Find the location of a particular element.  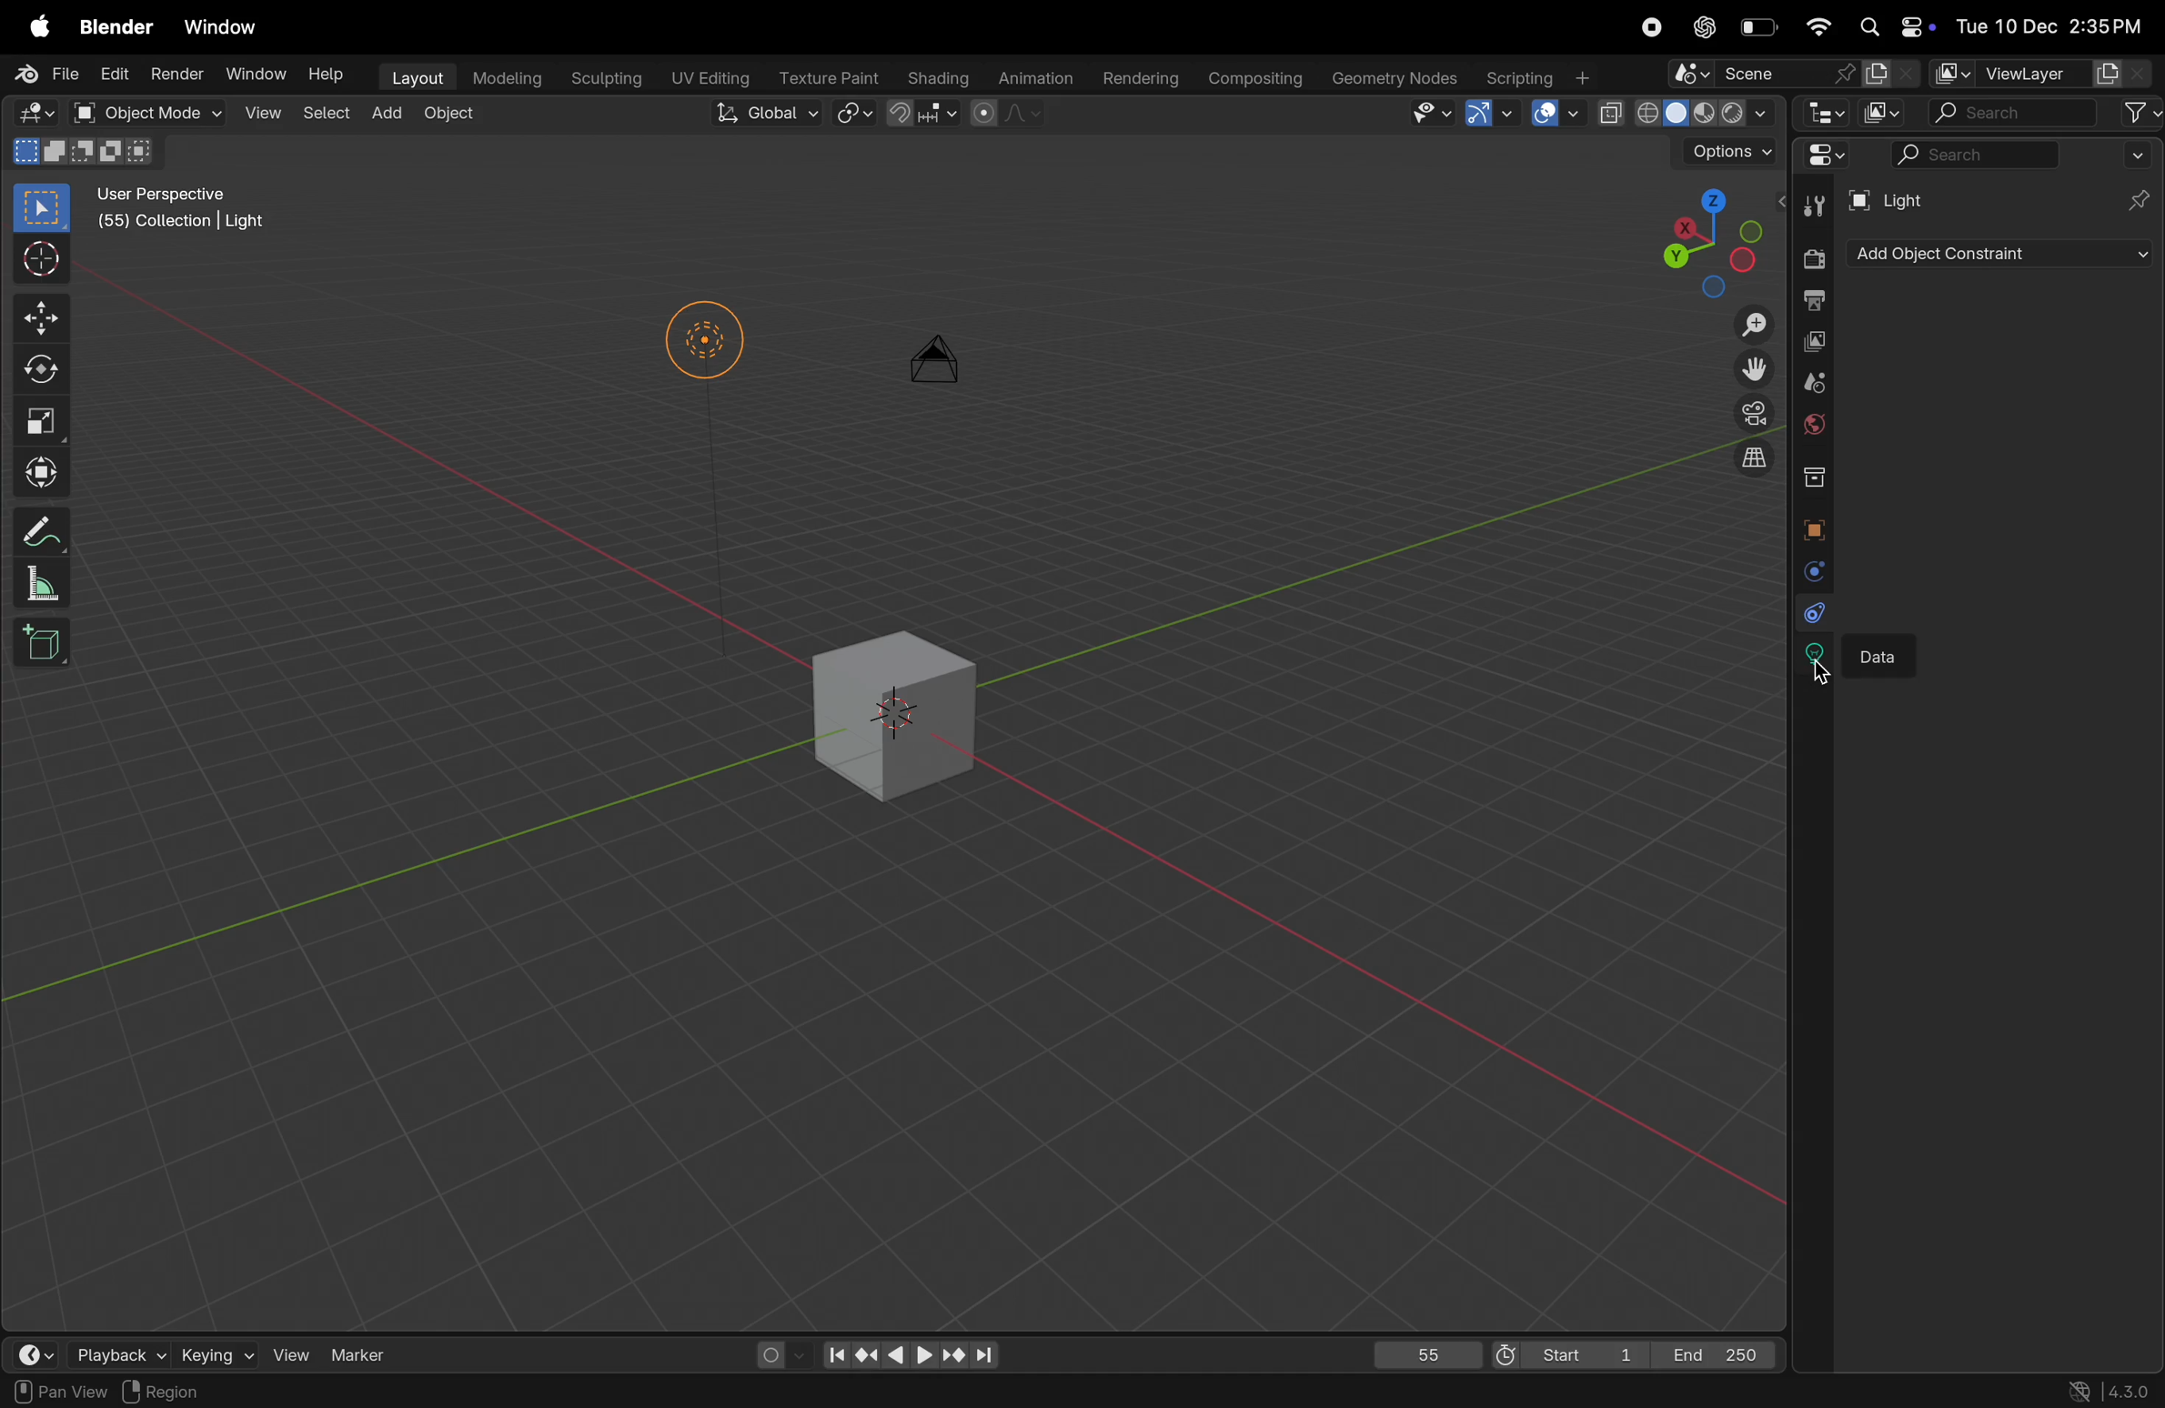

annotate is located at coordinates (46, 529).